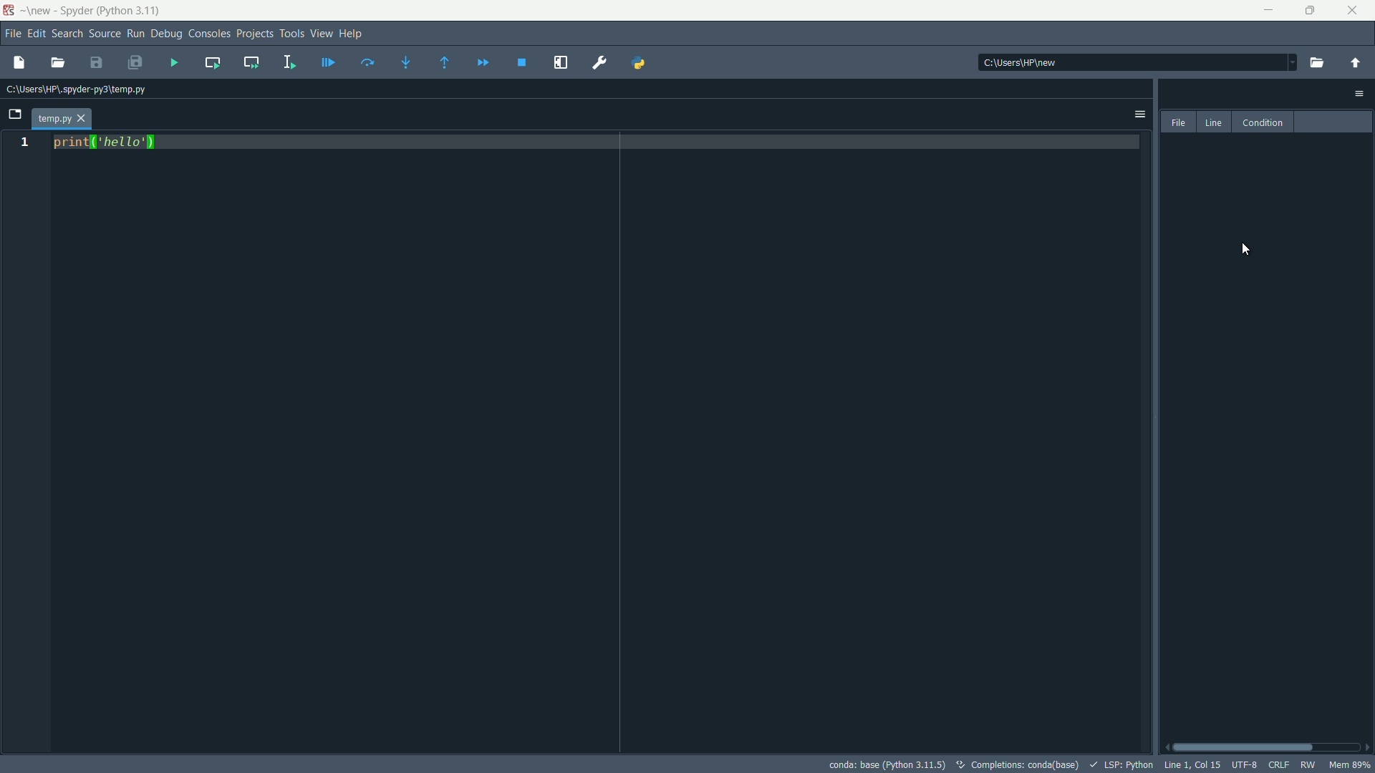 This screenshot has width=1375, height=773. I want to click on python 3.11, so click(131, 11).